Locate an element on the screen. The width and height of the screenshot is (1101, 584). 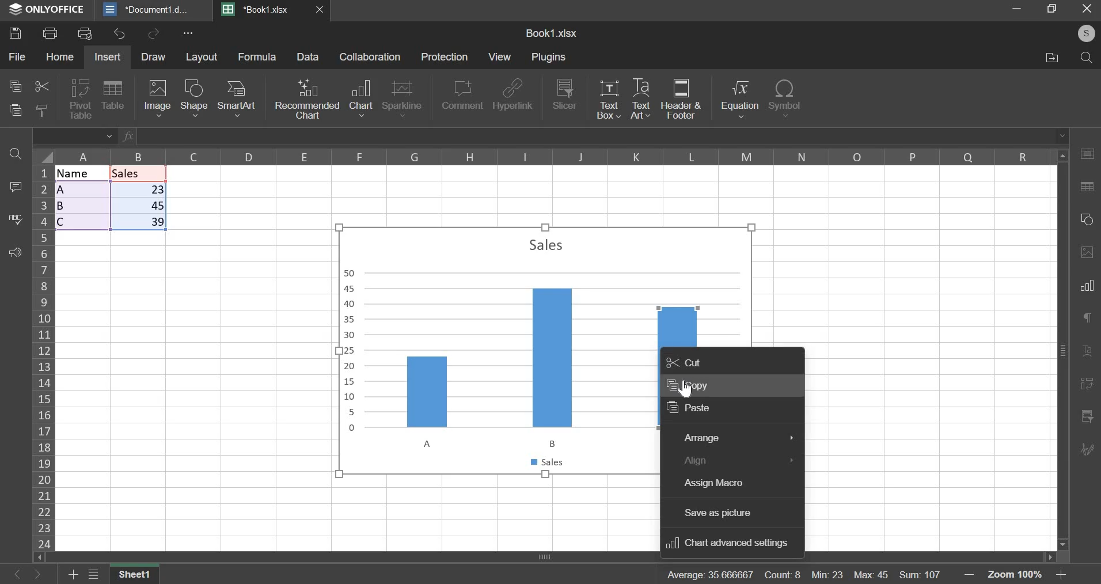
Data is located at coordinates (309, 57).